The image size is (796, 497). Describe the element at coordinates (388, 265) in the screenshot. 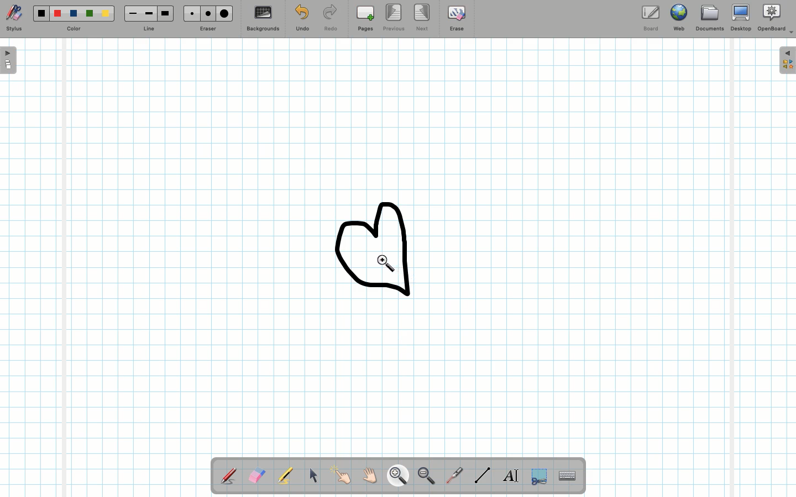

I see `Zoom in` at that location.